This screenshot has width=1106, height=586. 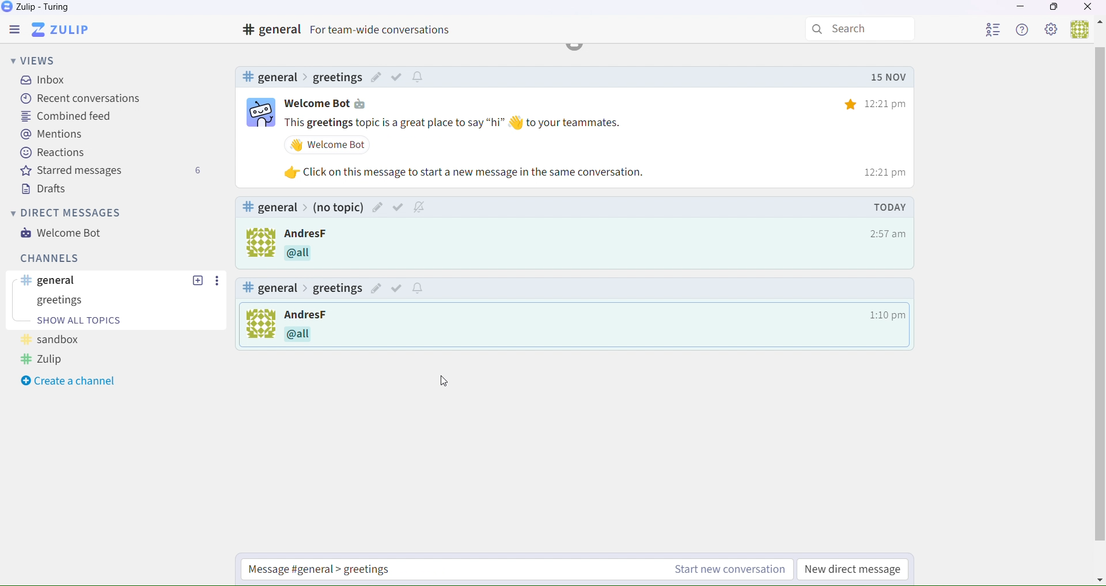 I want to click on Starred messages, so click(x=111, y=173).